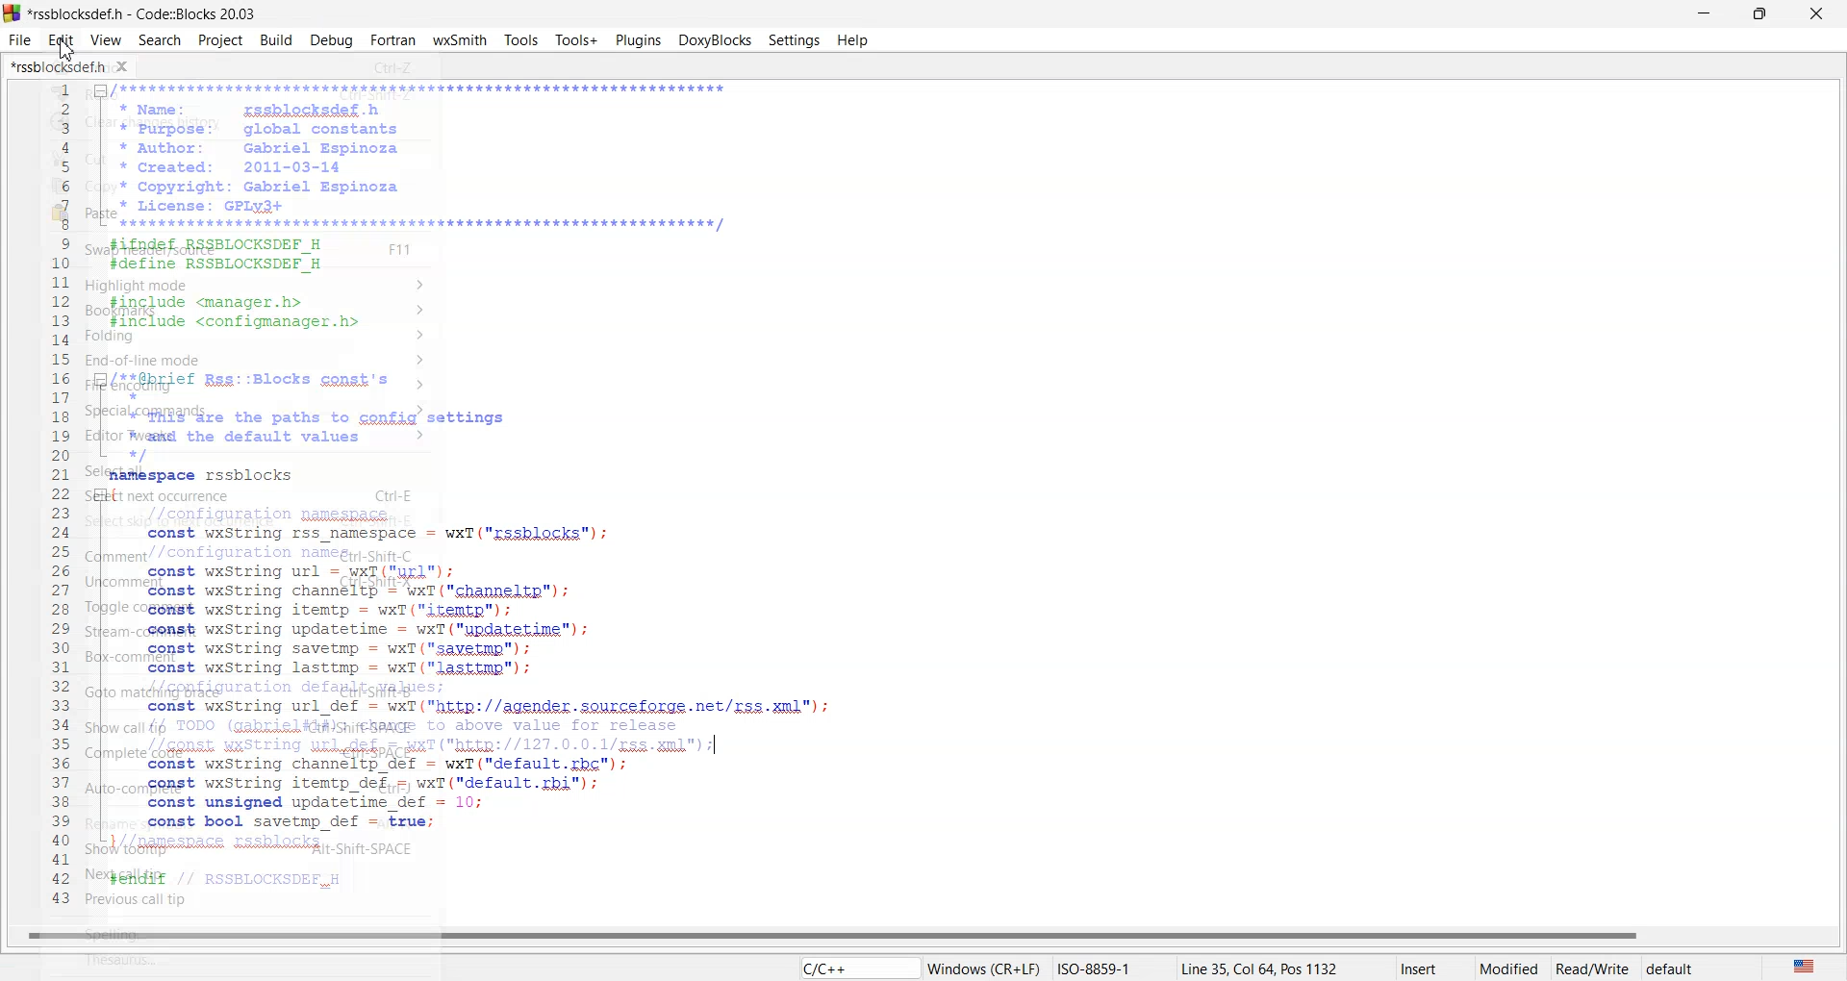 The width and height of the screenshot is (1847, 981). I want to click on cursor on Edit, so click(66, 51).